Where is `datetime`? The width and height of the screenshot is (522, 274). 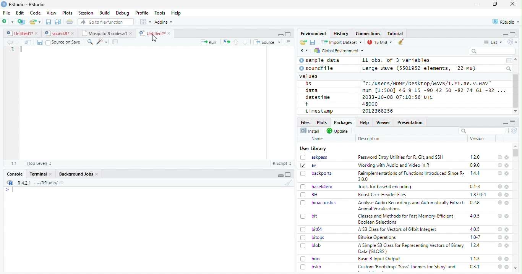
datetime is located at coordinates (318, 97).